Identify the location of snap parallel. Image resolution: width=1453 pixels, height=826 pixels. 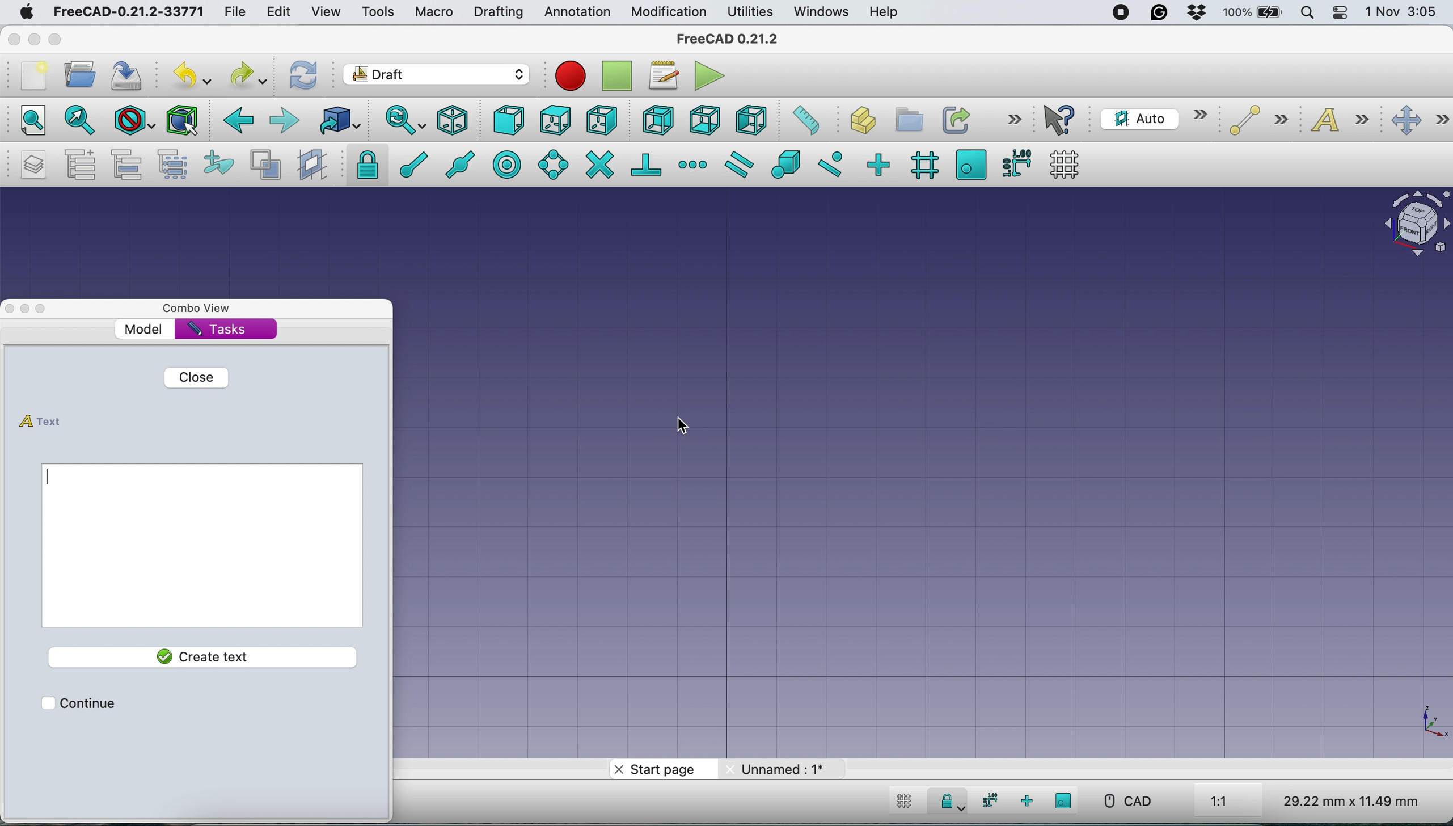
(736, 163).